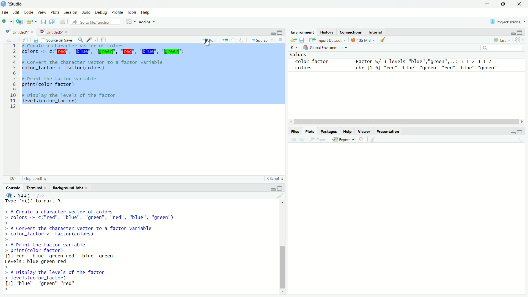  Describe the element at coordinates (284, 293) in the screenshot. I see `move down` at that location.